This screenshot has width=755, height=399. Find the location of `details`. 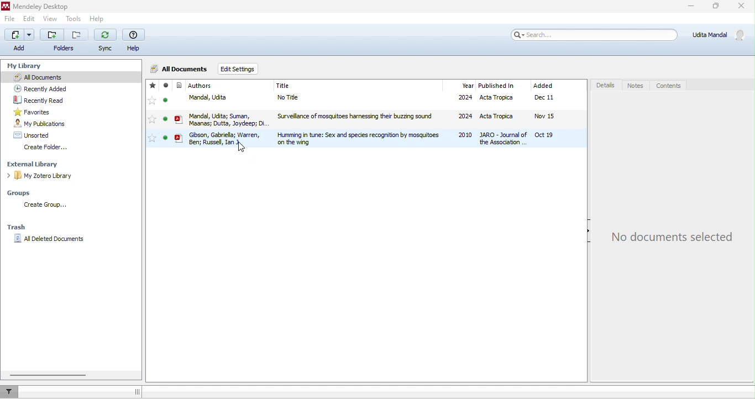

details is located at coordinates (604, 85).